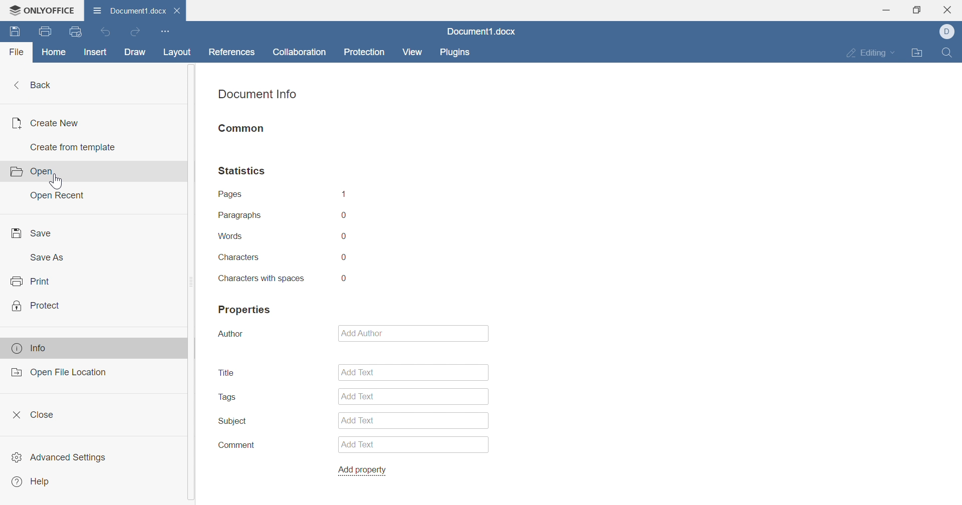 The width and height of the screenshot is (962, 505). What do you see at coordinates (258, 95) in the screenshot?
I see `document info` at bounding box center [258, 95].